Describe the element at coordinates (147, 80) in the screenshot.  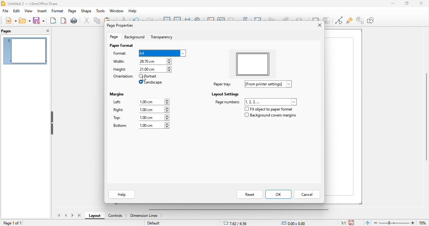
I see `cursor movement` at that location.